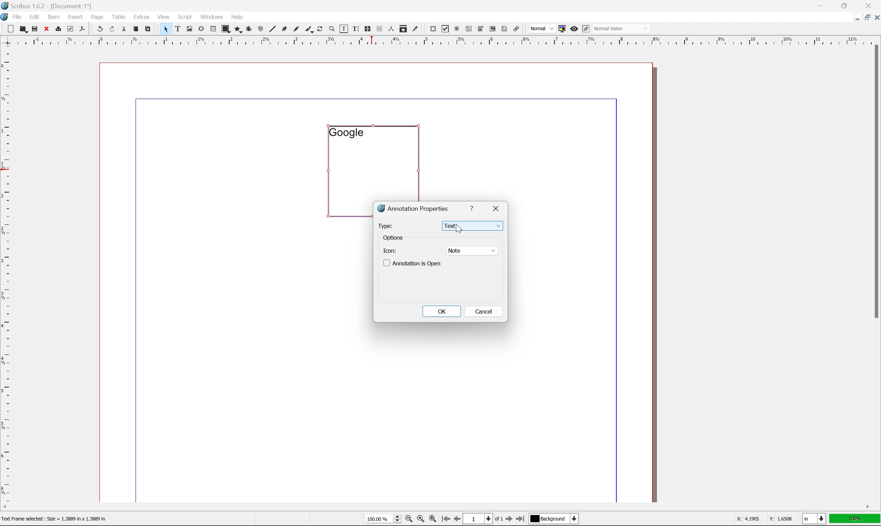 The image size is (881, 526). I want to click on restore down, so click(864, 17).